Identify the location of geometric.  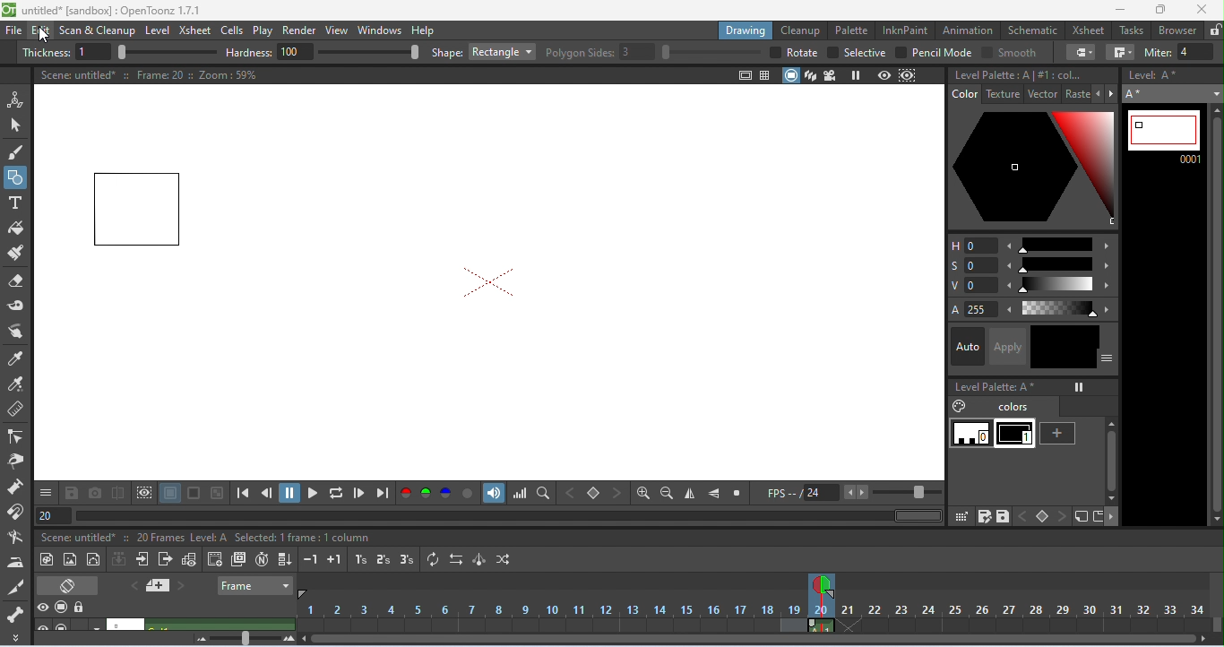
(16, 178).